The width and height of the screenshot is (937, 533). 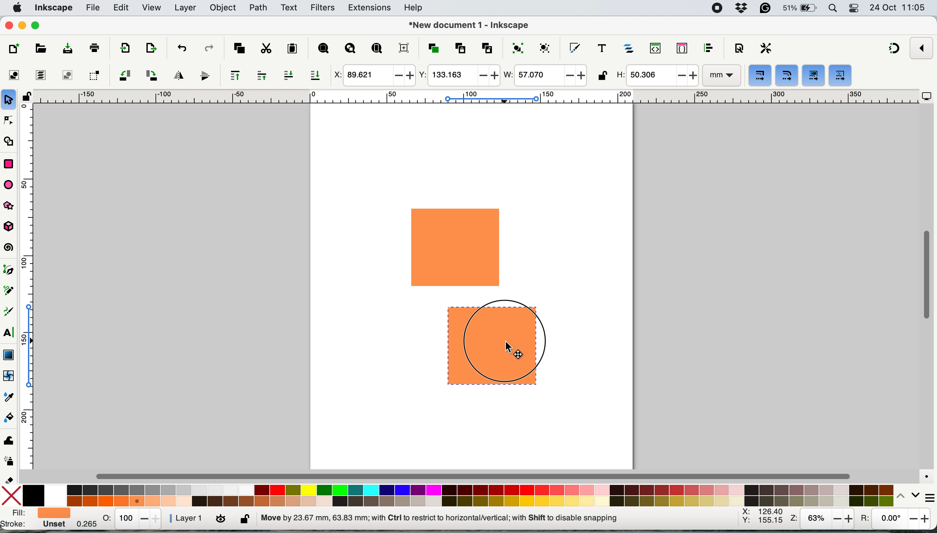 I want to click on zoom drawing, so click(x=350, y=49).